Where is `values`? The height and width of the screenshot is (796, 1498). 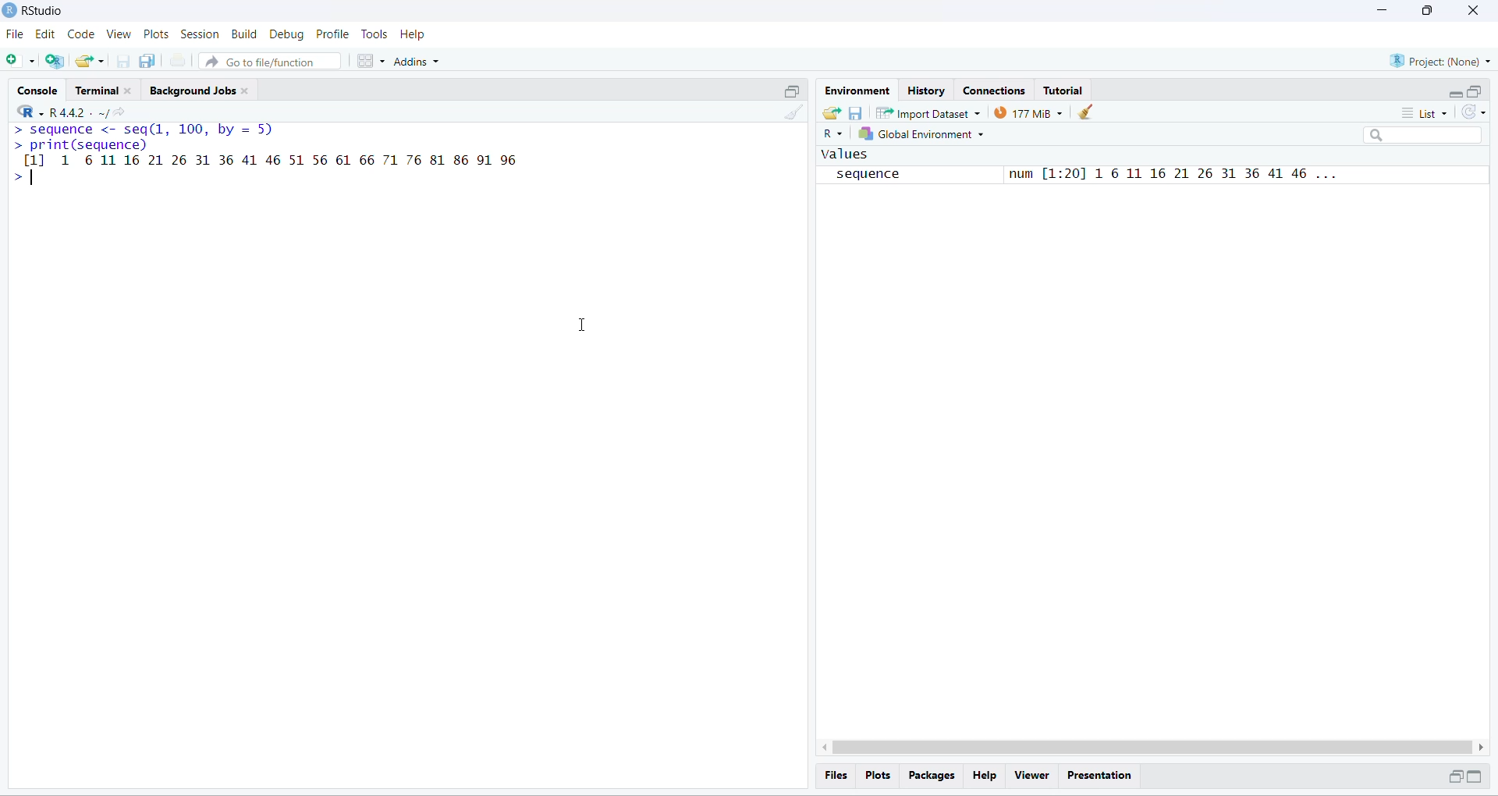 values is located at coordinates (846, 154).